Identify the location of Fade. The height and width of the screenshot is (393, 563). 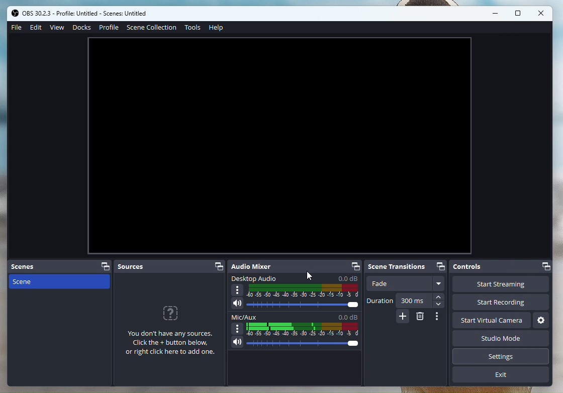
(405, 283).